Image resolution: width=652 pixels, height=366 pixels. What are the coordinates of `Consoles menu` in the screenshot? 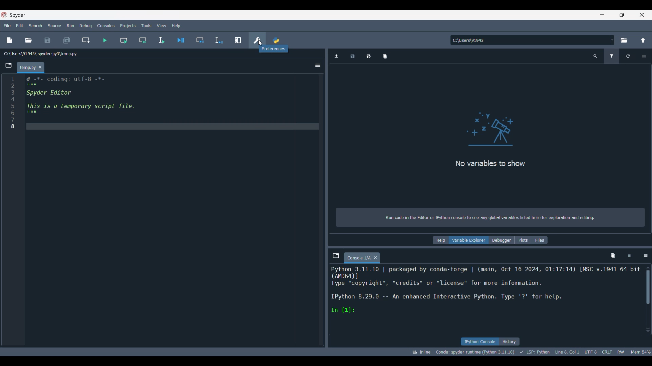 It's located at (106, 26).